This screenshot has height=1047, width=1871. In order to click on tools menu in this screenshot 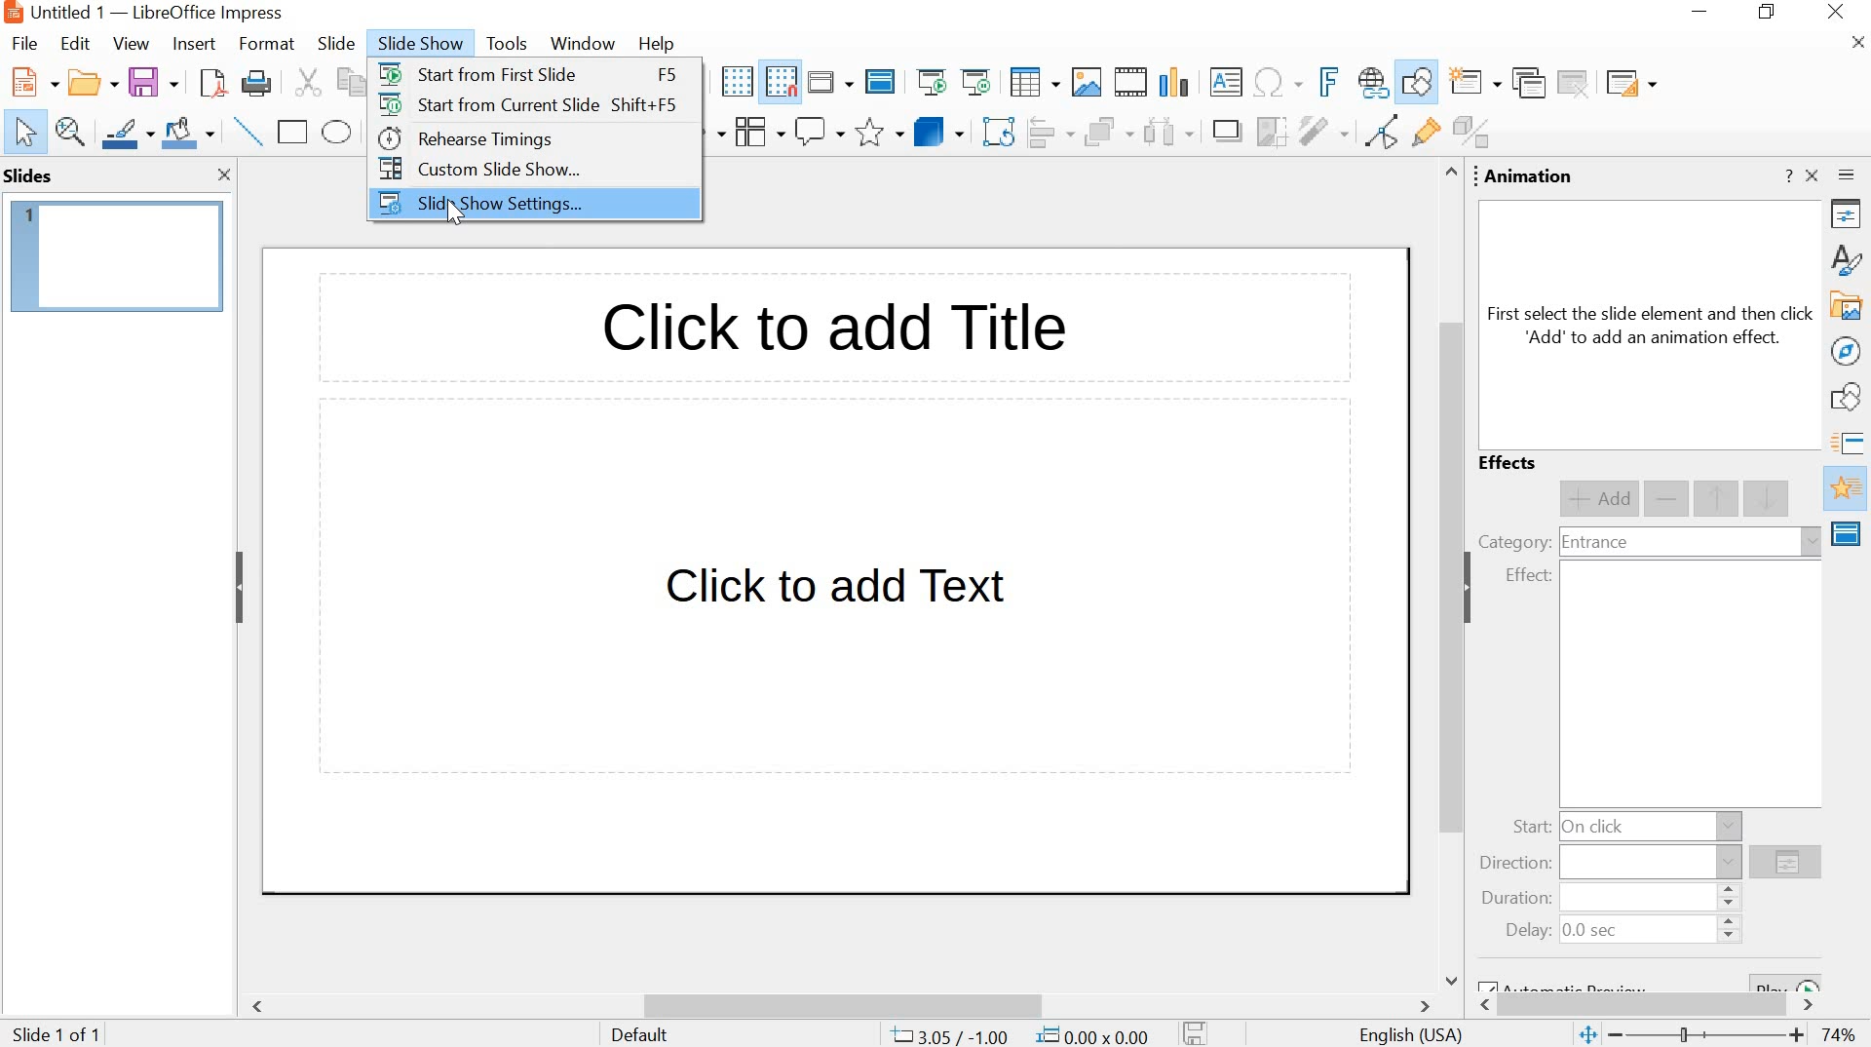, I will do `click(506, 45)`.